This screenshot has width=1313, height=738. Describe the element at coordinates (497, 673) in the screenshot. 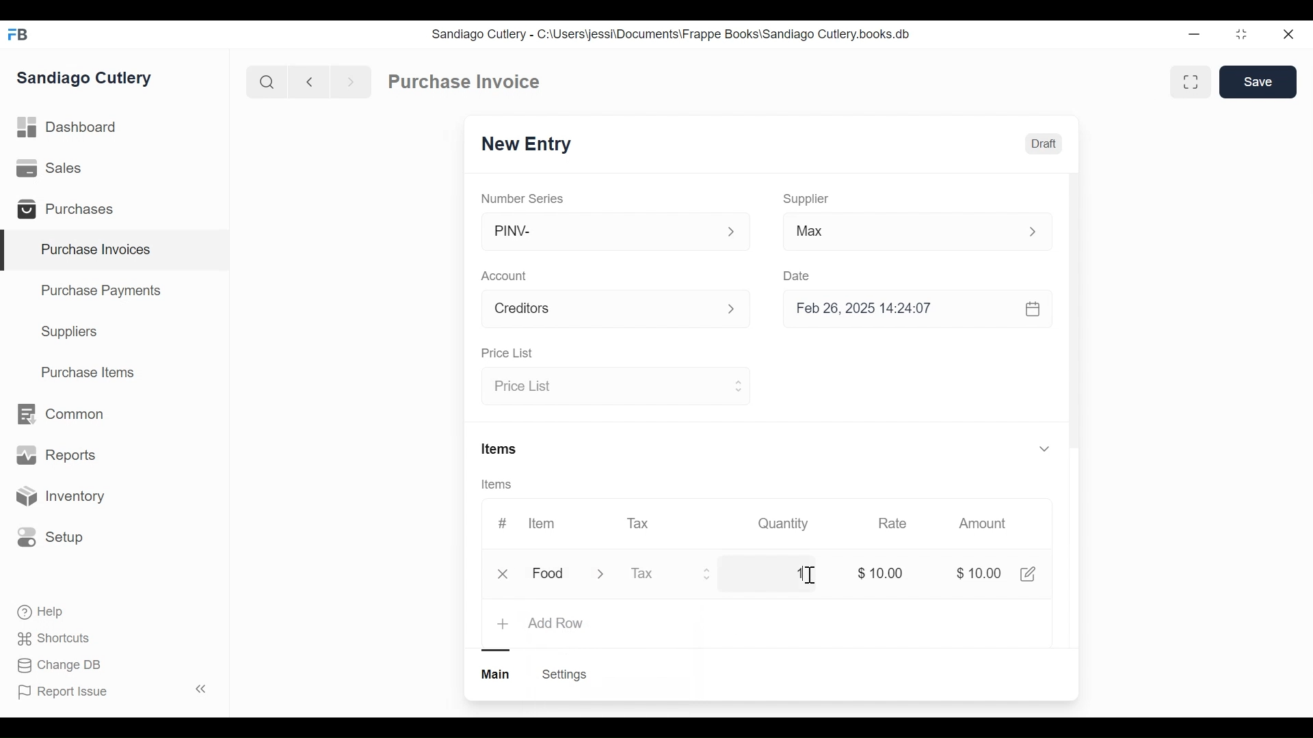

I see `Main` at that location.